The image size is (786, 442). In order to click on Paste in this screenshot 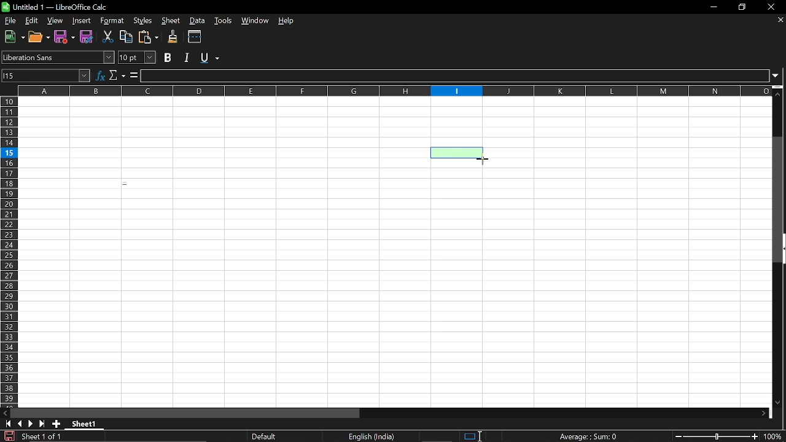, I will do `click(149, 37)`.